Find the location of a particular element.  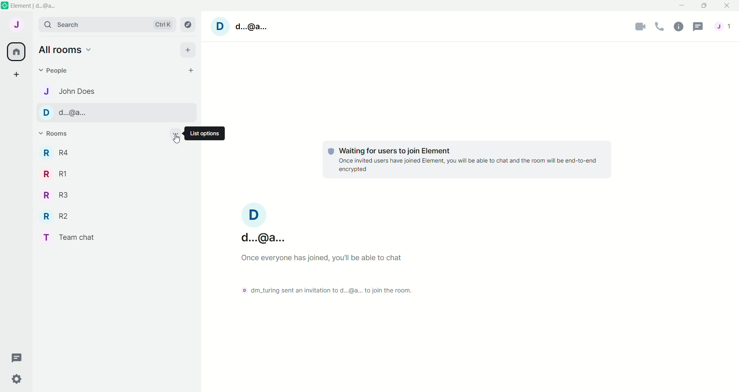

List options is located at coordinates (206, 133).